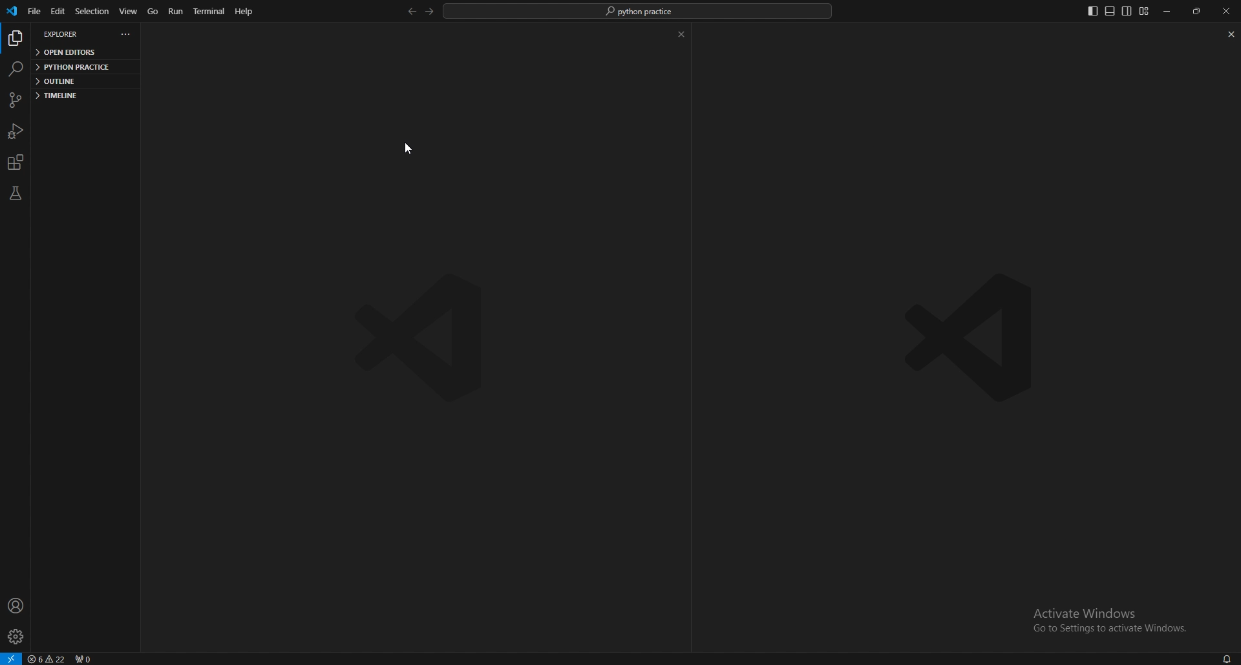  I want to click on second work space, so click(974, 289).